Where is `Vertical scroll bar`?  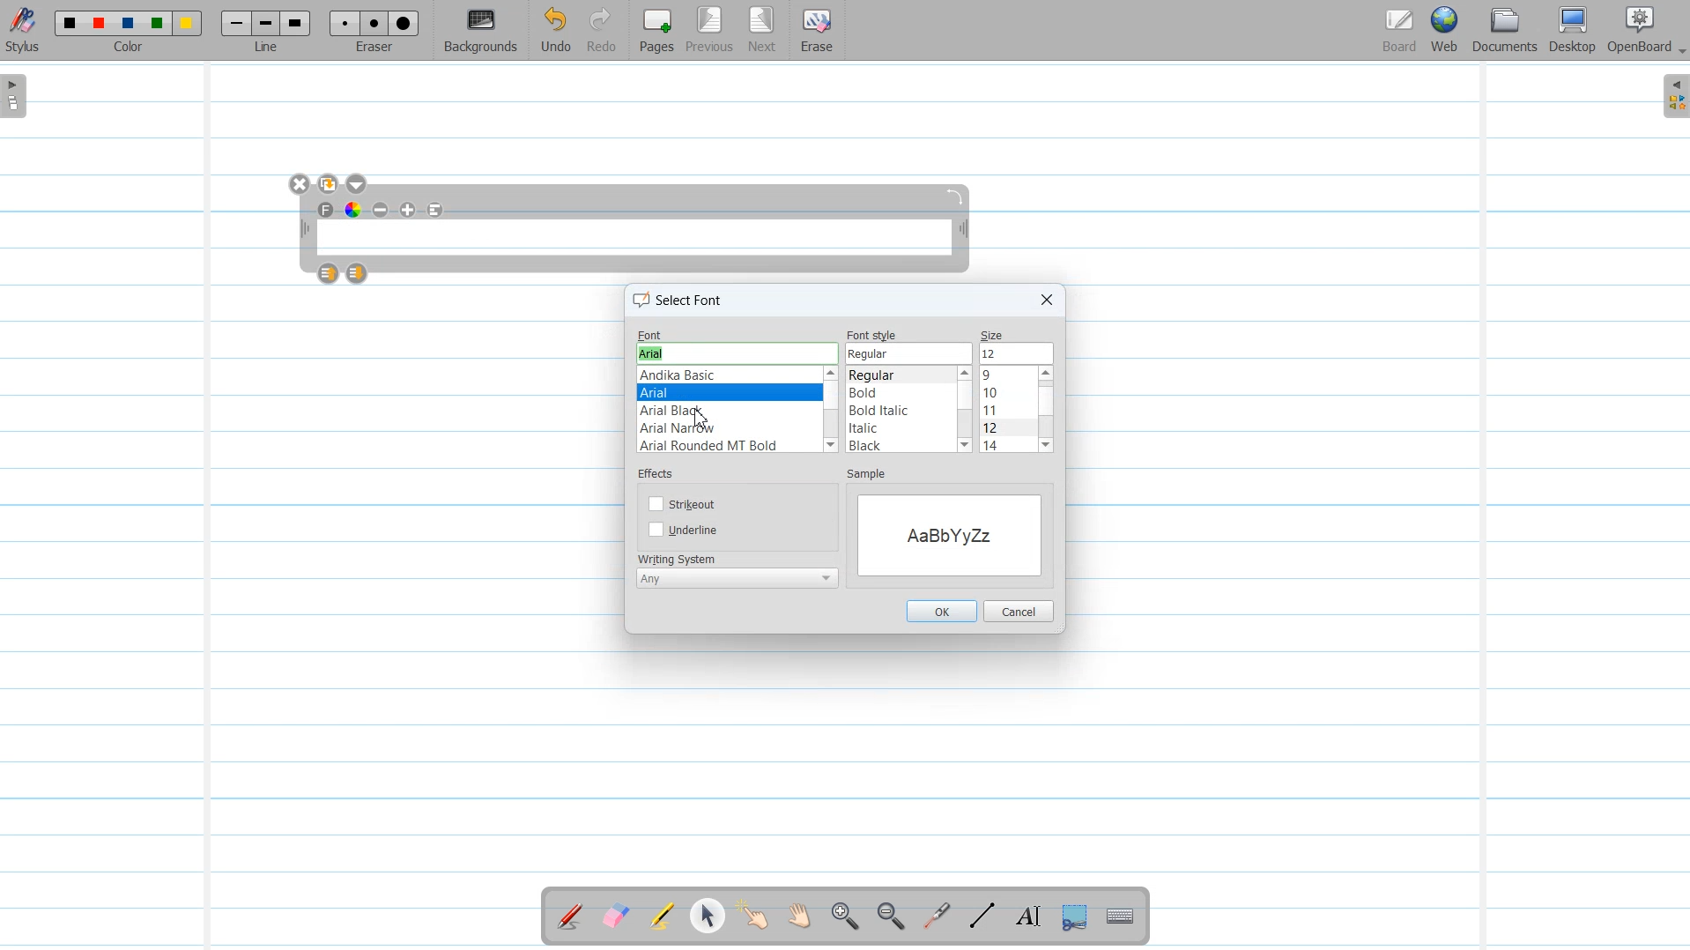
Vertical scroll bar is located at coordinates (1046, 410).